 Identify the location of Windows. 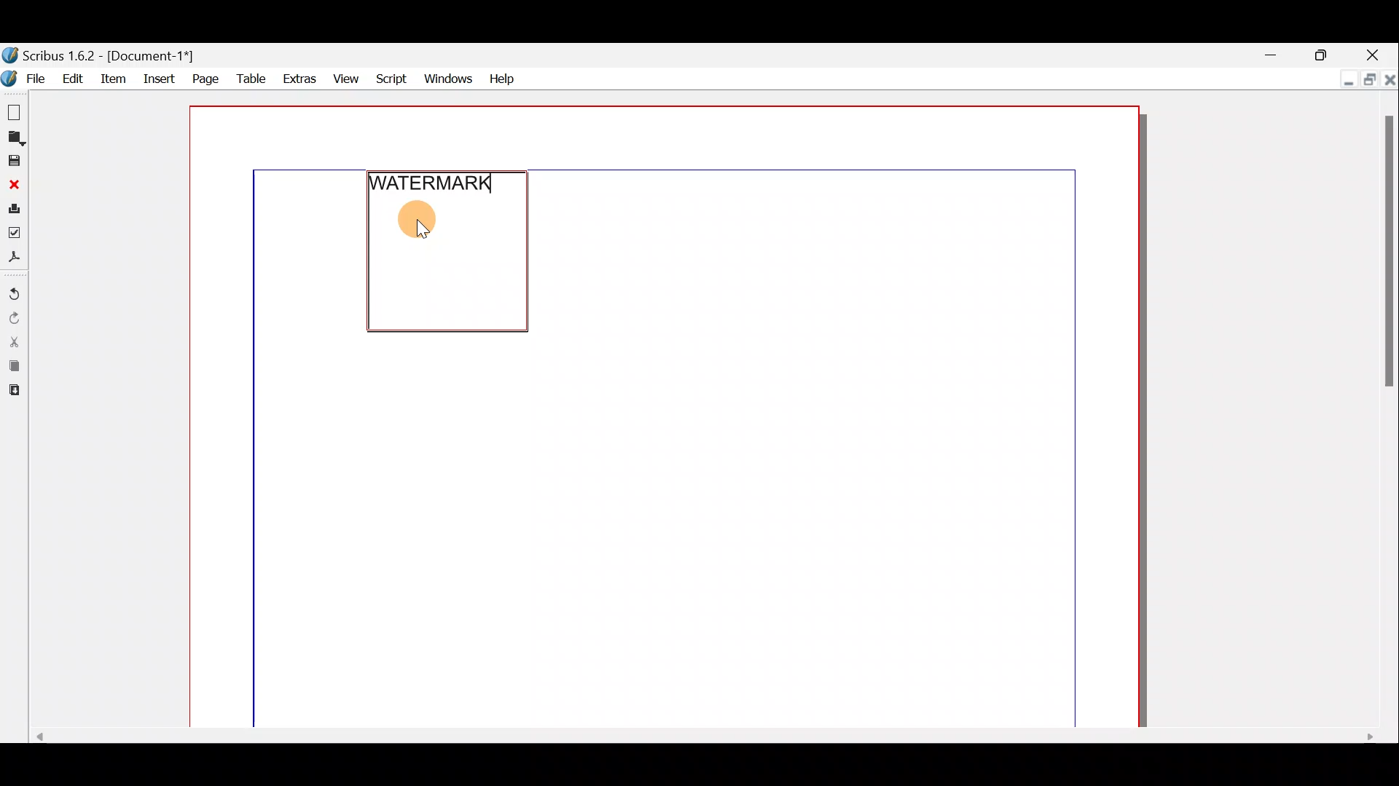
(448, 77).